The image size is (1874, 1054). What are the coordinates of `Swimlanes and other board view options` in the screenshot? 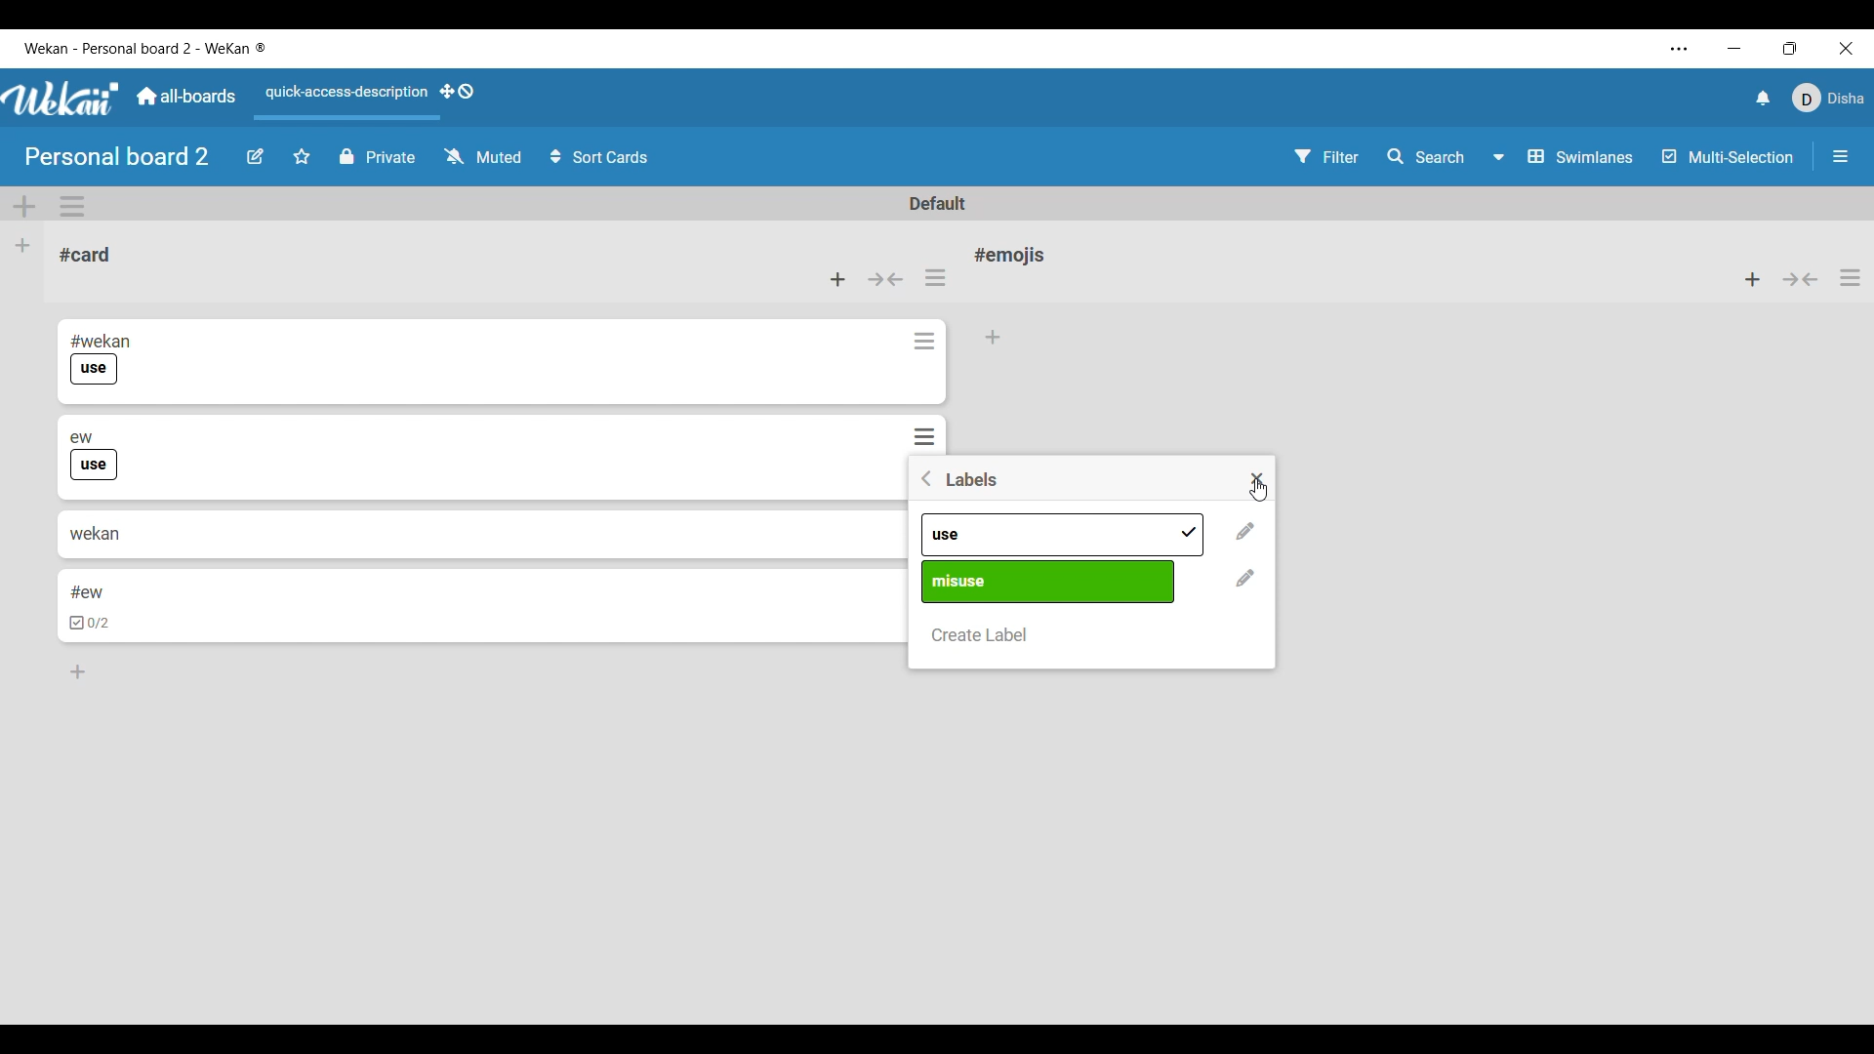 It's located at (1561, 156).